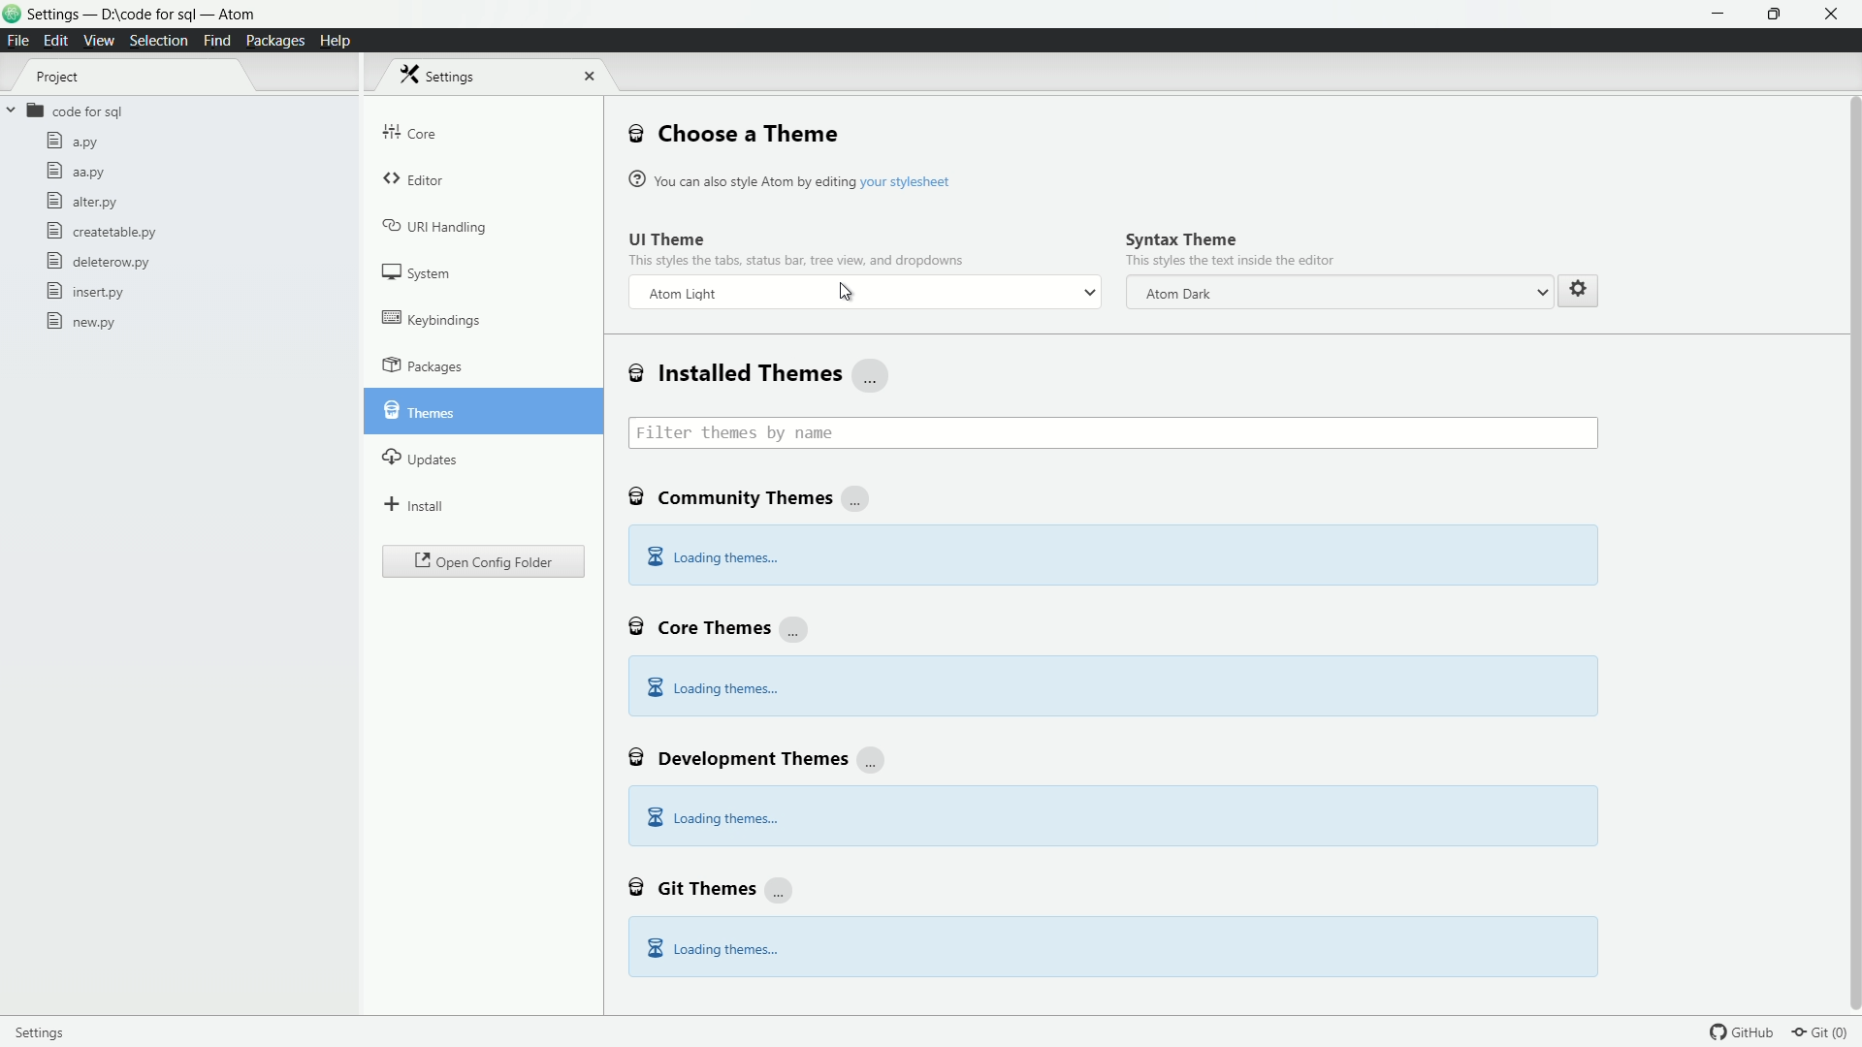 This screenshot has width=1862, height=1047. Describe the element at coordinates (49, 1031) in the screenshot. I see `settings ` at that location.